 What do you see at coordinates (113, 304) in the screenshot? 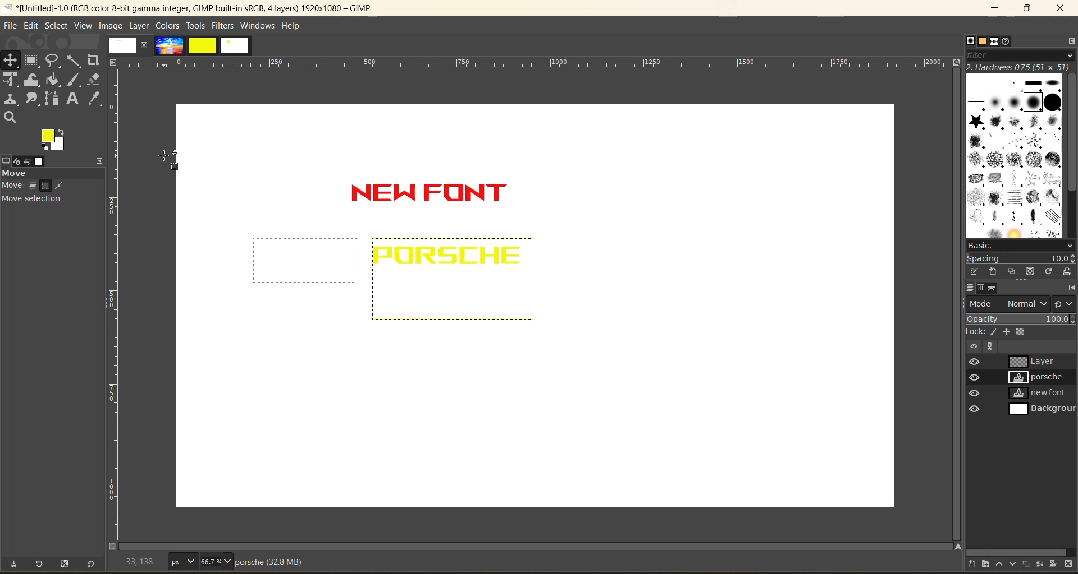
I see `vertical ruler` at bounding box center [113, 304].